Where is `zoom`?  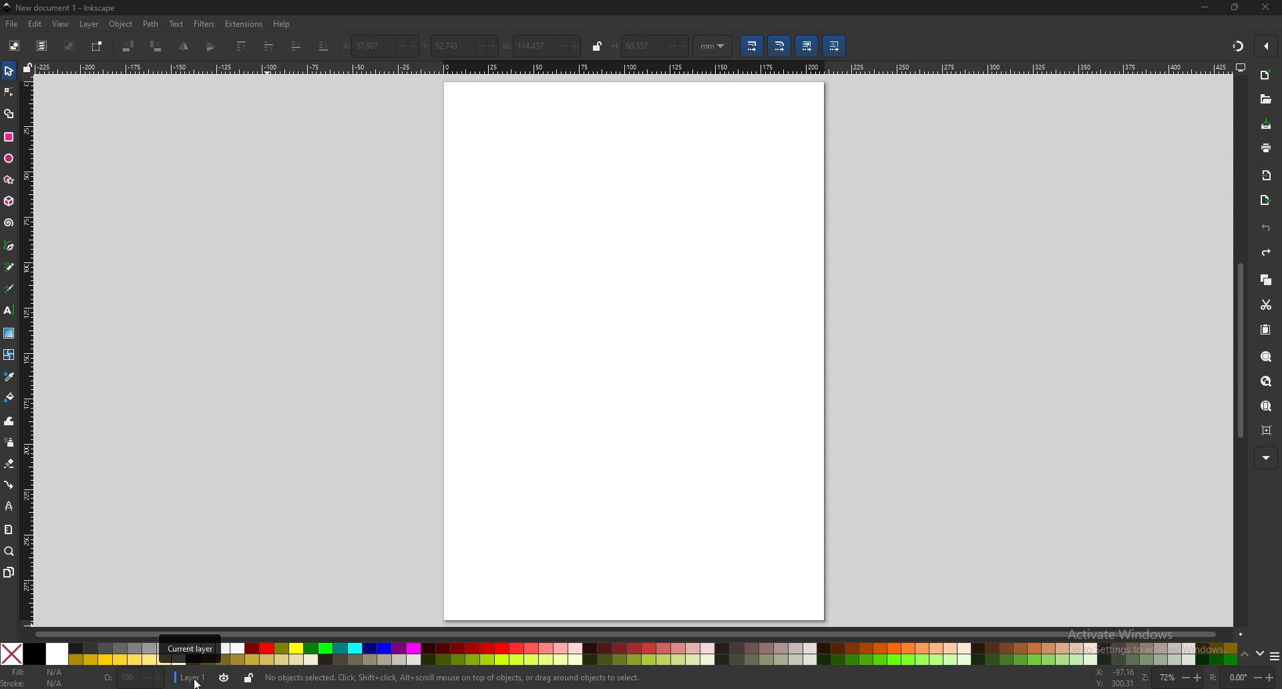
zoom is located at coordinates (9, 551).